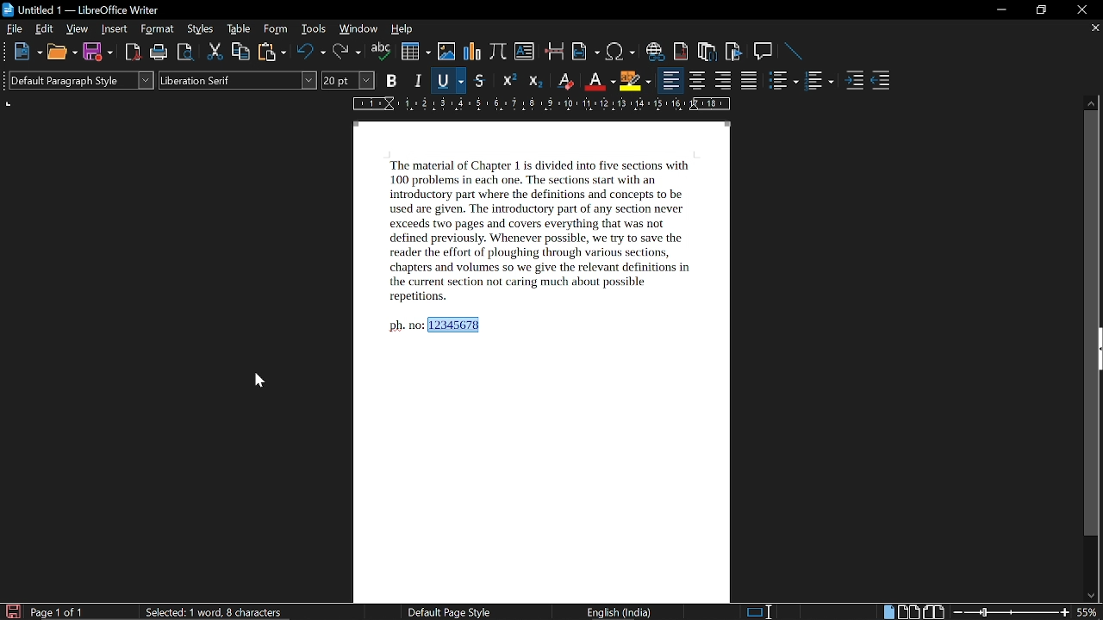  I want to click on font color, so click(598, 82).